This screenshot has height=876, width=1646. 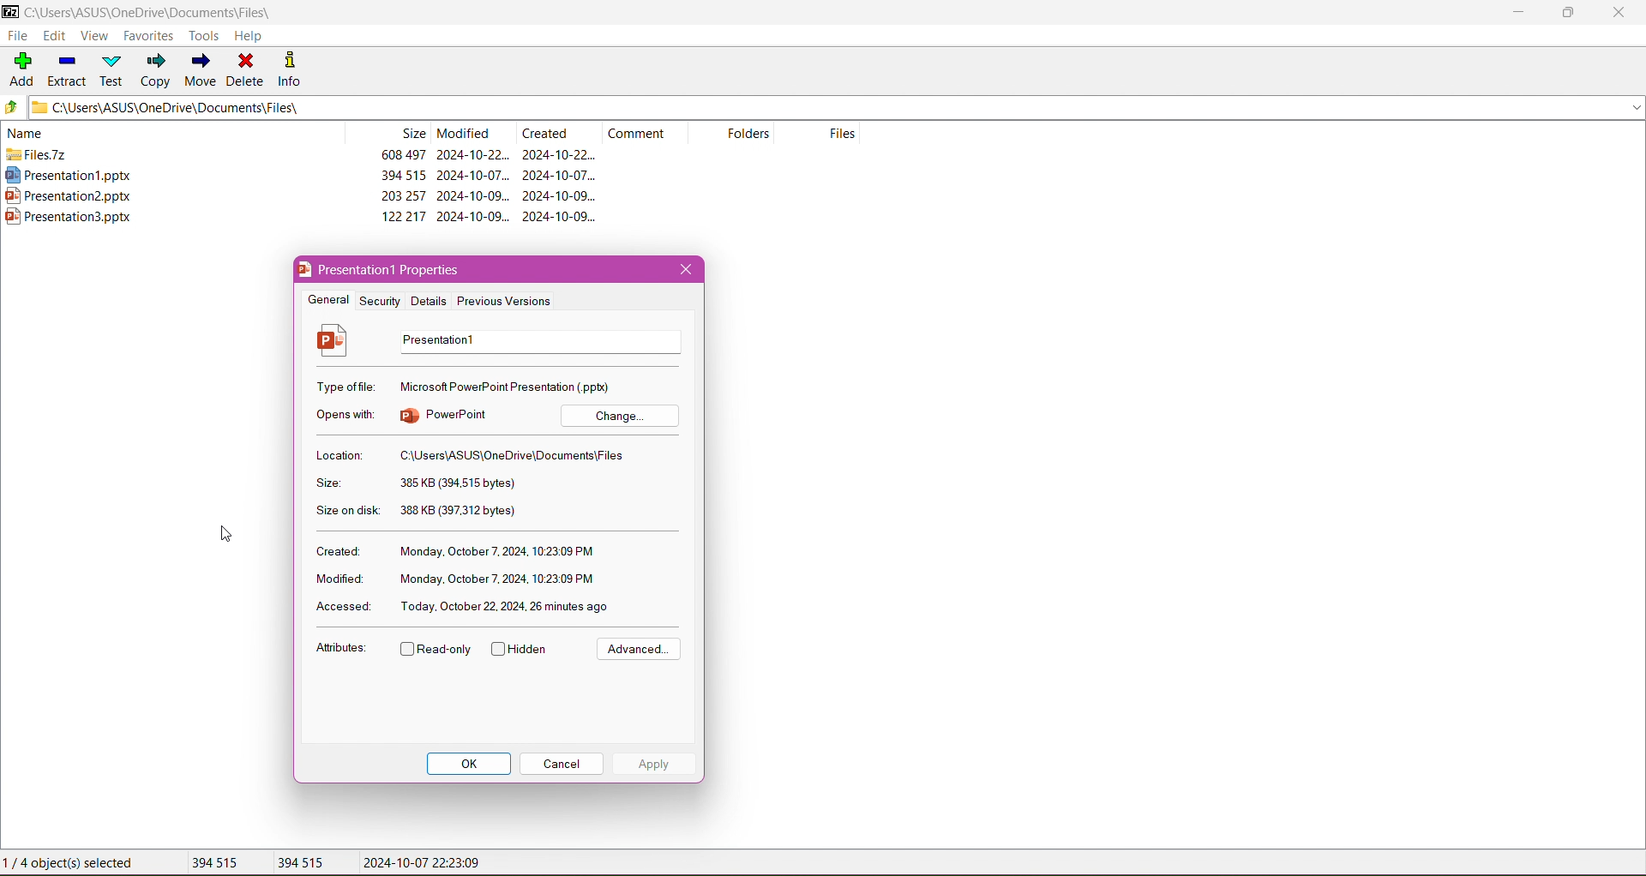 I want to click on created, so click(x=545, y=133).